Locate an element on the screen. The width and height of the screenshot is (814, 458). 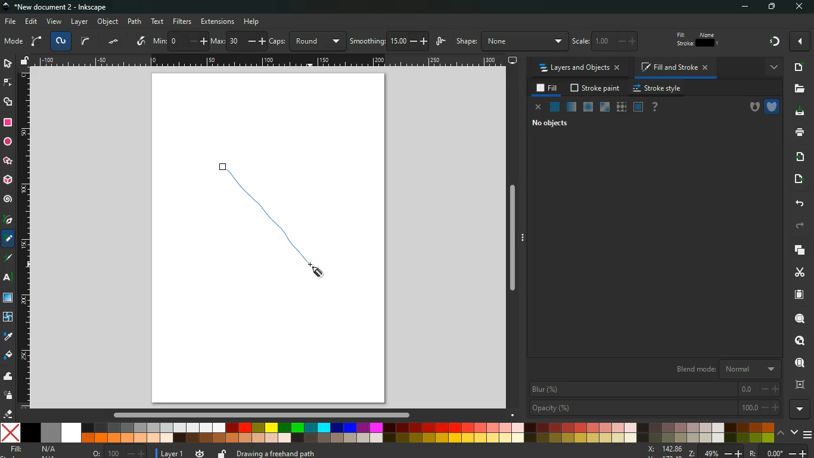
shield is located at coordinates (772, 106).